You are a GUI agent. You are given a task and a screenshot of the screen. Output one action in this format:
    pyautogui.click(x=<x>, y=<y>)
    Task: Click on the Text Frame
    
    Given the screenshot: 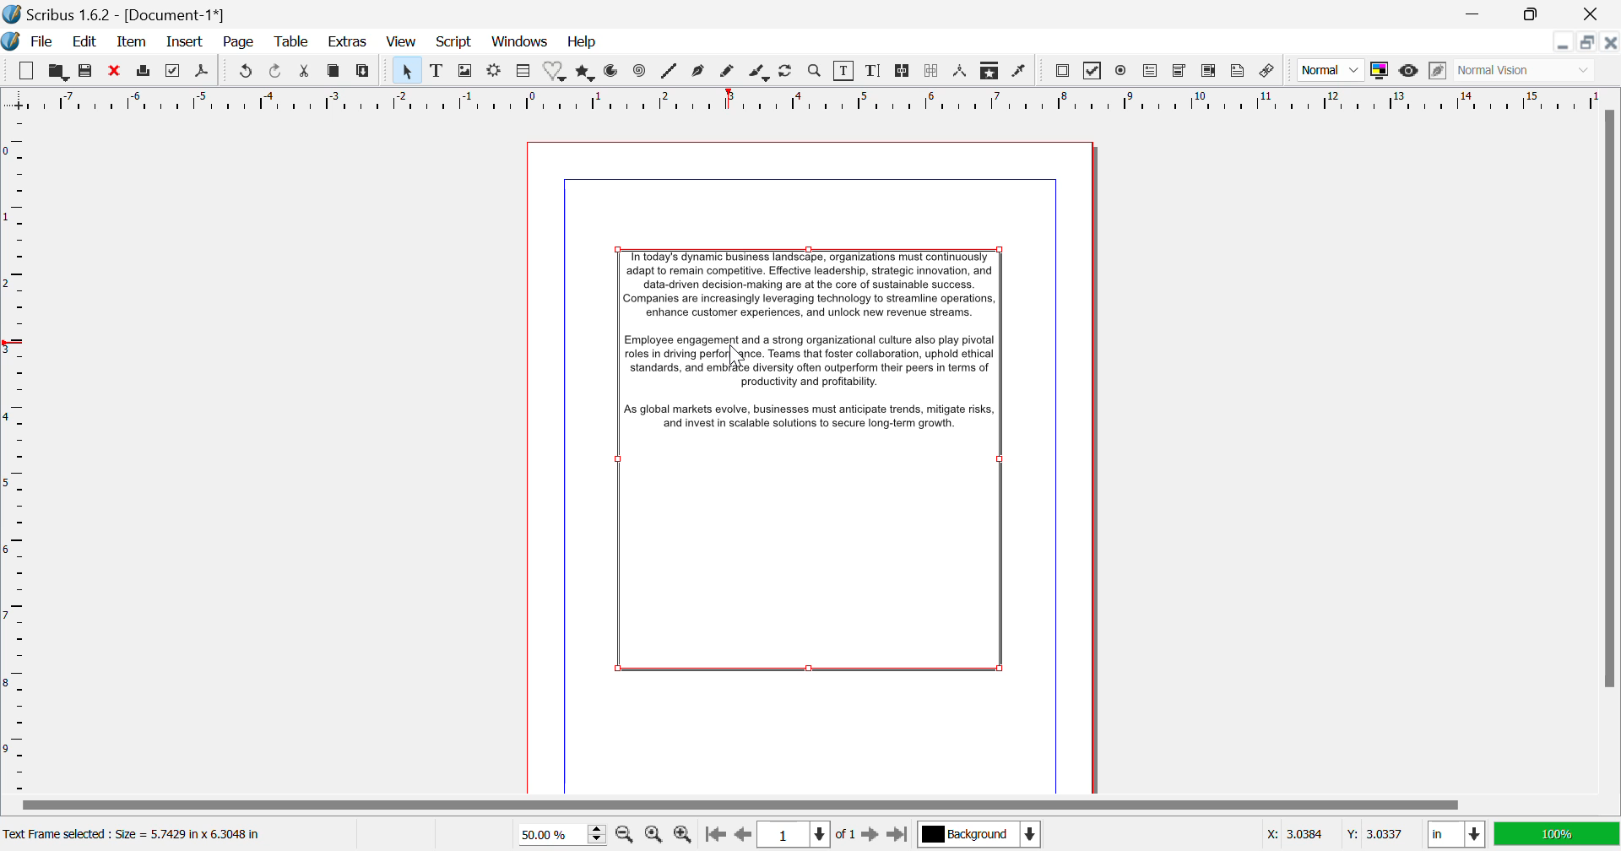 What is the action you would take?
    pyautogui.click(x=436, y=71)
    